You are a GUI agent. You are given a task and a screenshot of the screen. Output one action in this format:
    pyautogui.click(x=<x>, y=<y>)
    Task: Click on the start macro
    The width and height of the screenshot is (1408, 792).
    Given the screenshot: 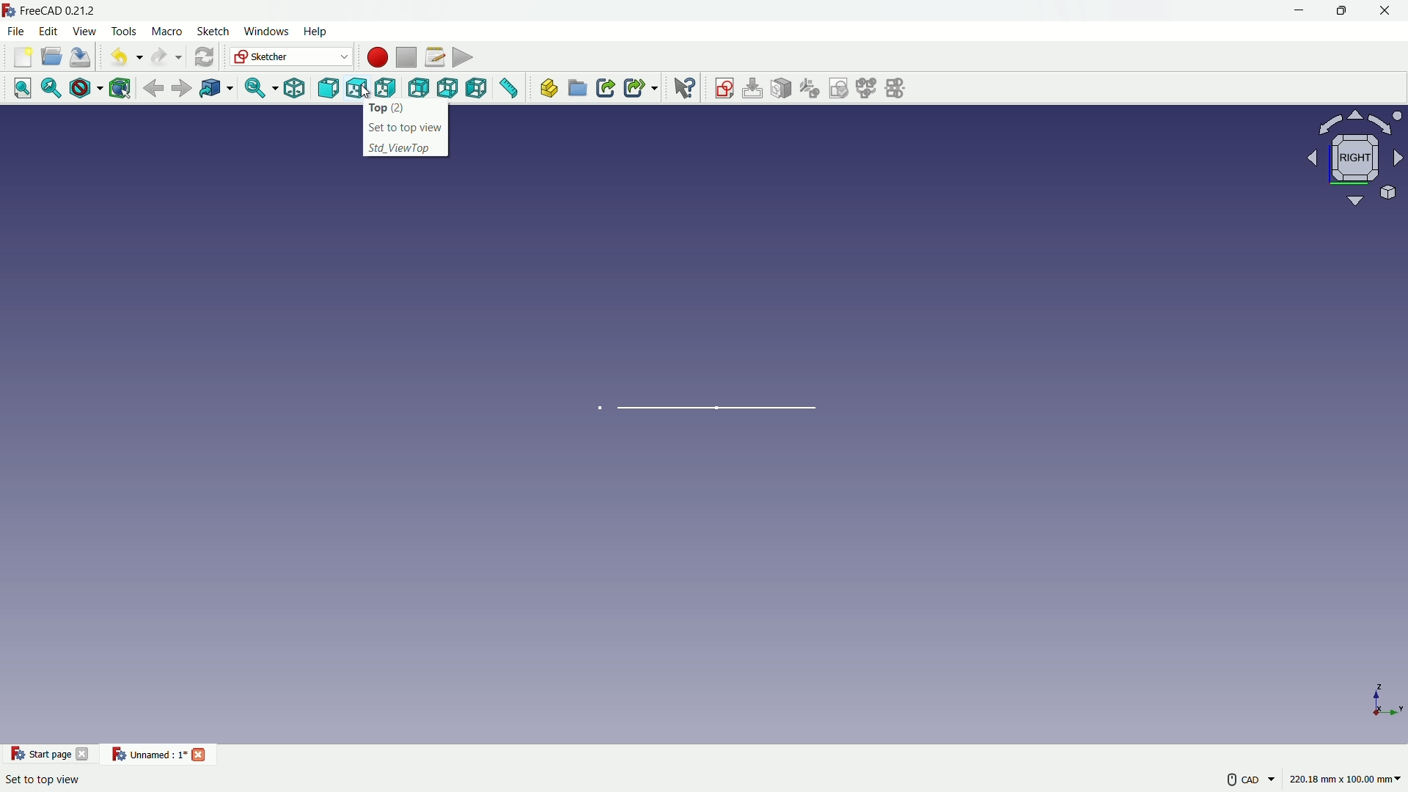 What is the action you would take?
    pyautogui.click(x=374, y=56)
    